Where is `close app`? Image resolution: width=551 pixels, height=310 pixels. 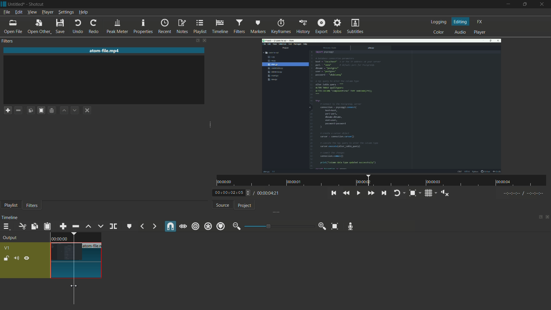 close app is located at coordinates (543, 4).